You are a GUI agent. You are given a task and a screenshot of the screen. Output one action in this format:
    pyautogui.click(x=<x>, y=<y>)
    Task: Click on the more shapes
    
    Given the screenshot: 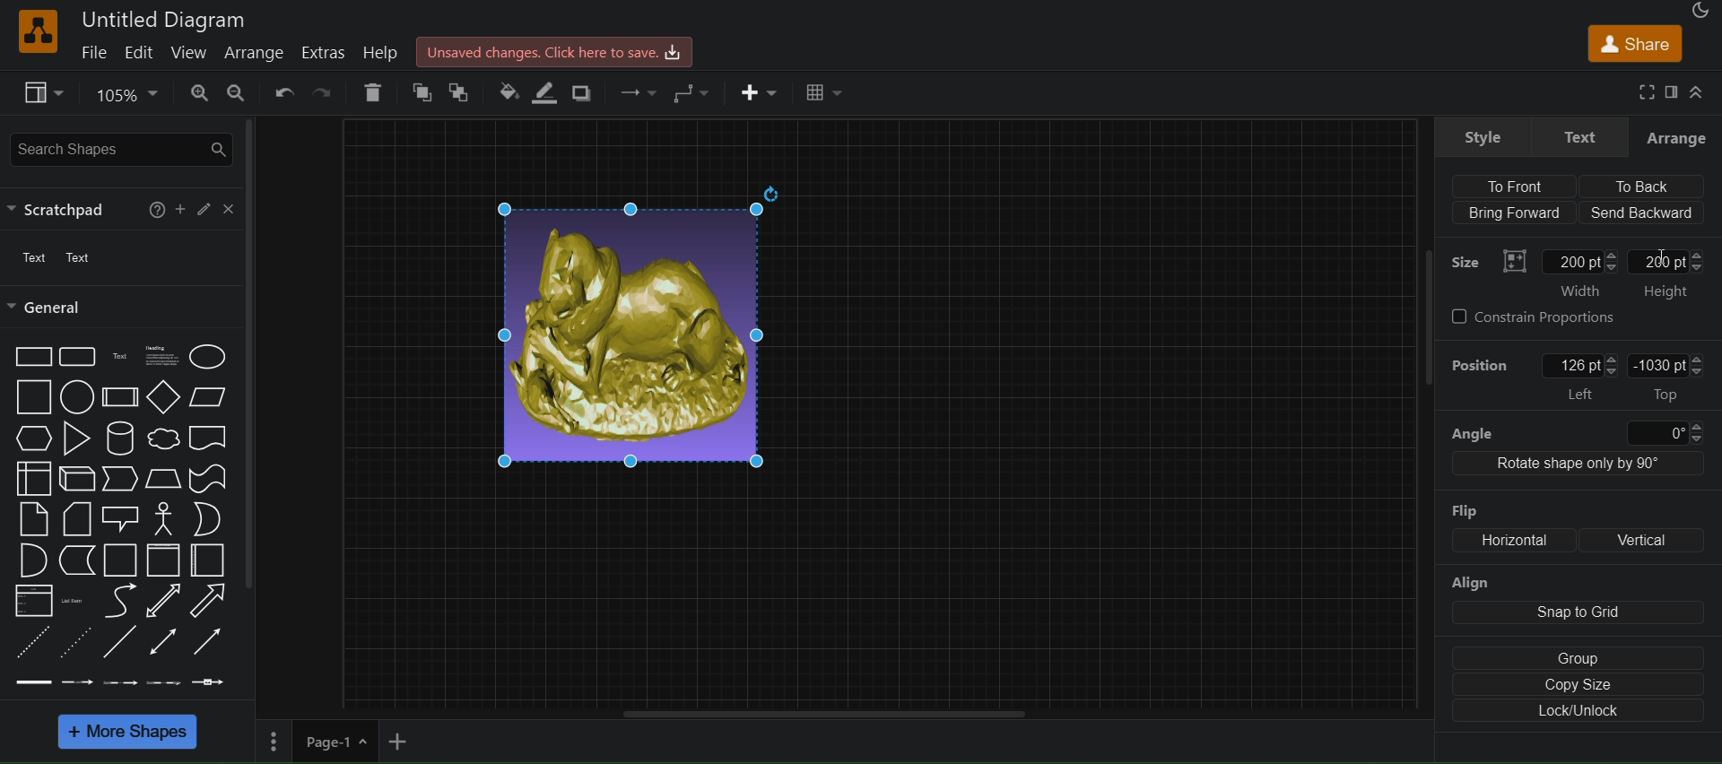 What is the action you would take?
    pyautogui.click(x=131, y=734)
    